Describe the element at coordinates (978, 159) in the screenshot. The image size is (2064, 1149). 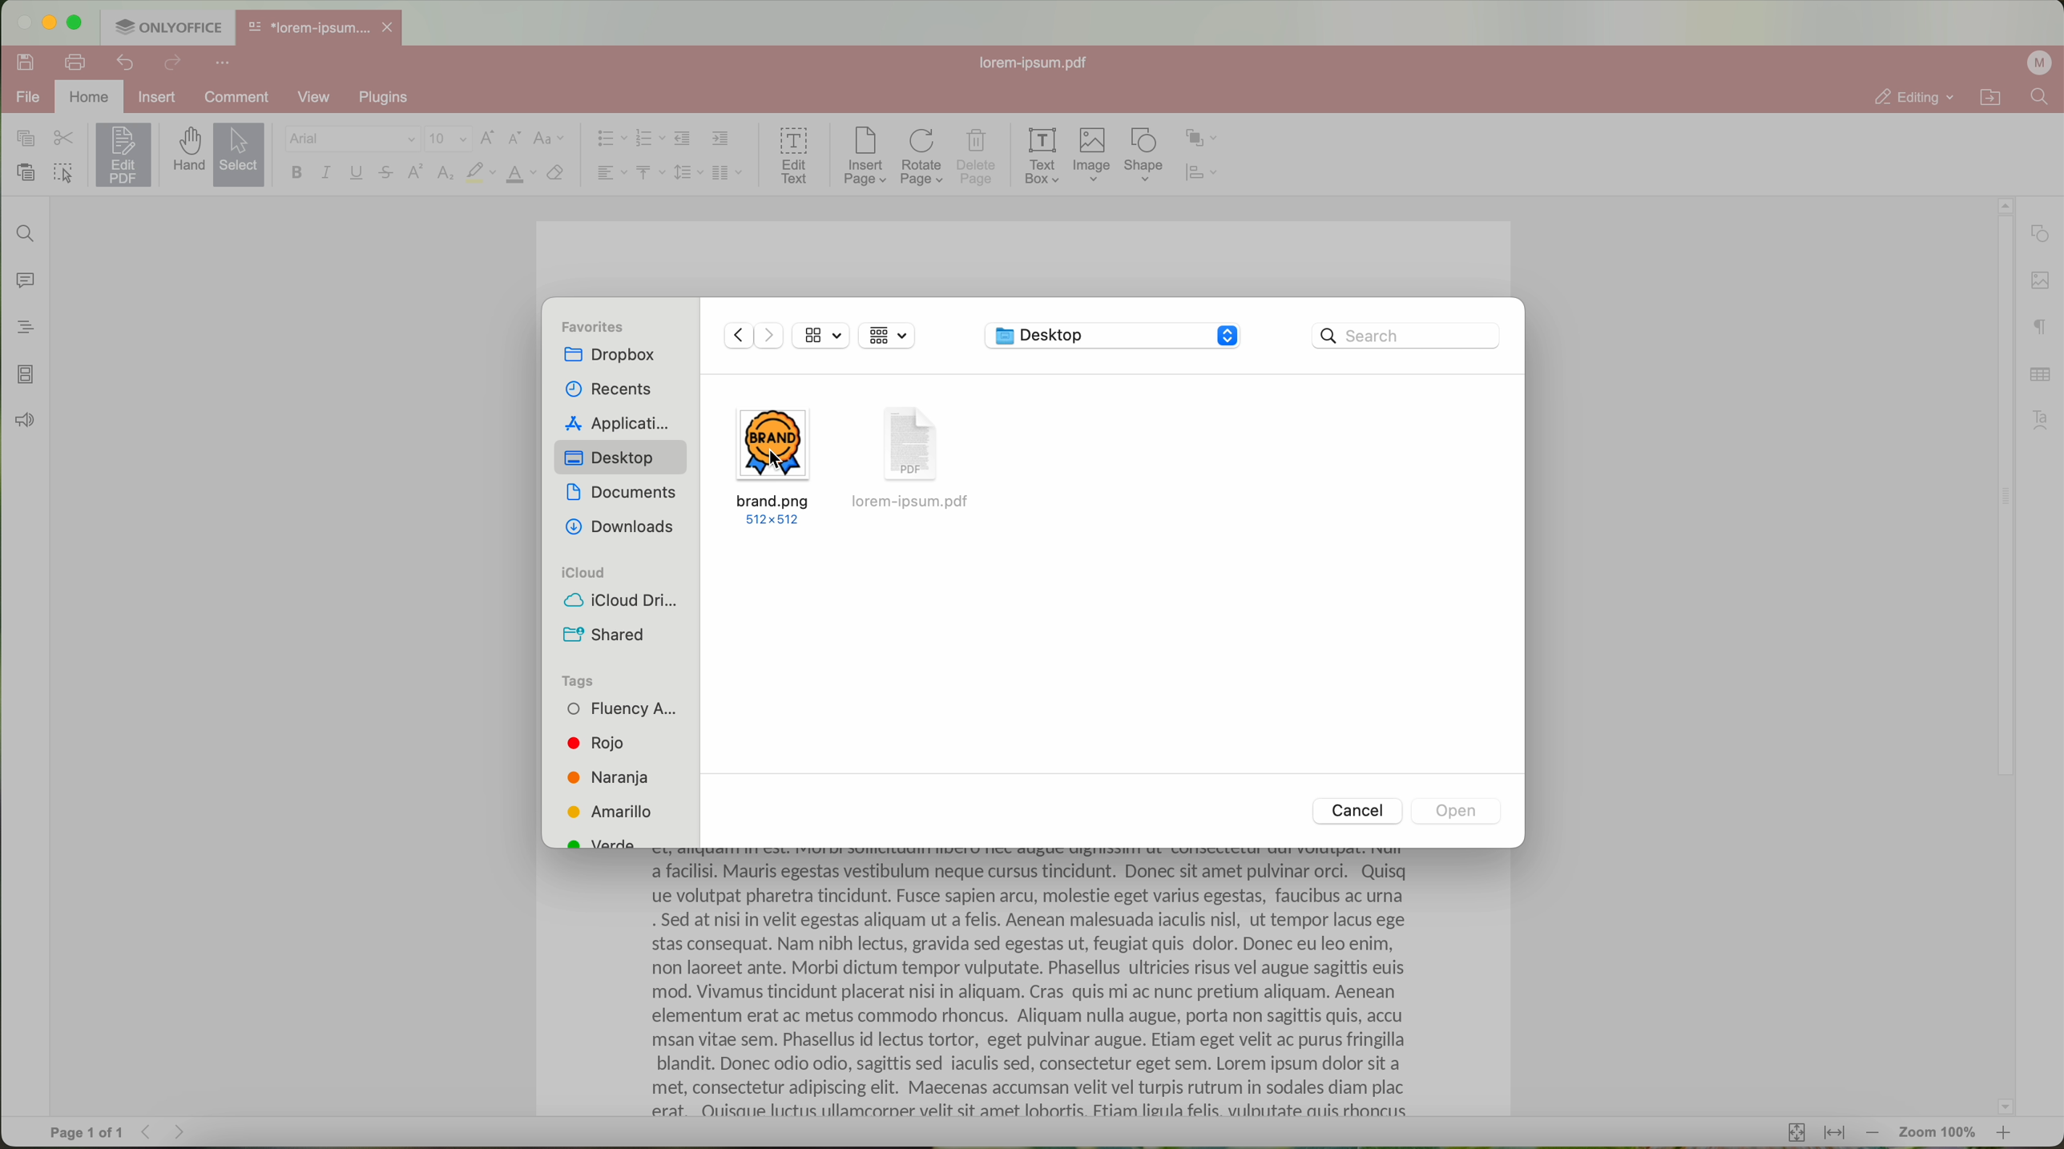
I see `delete page` at that location.